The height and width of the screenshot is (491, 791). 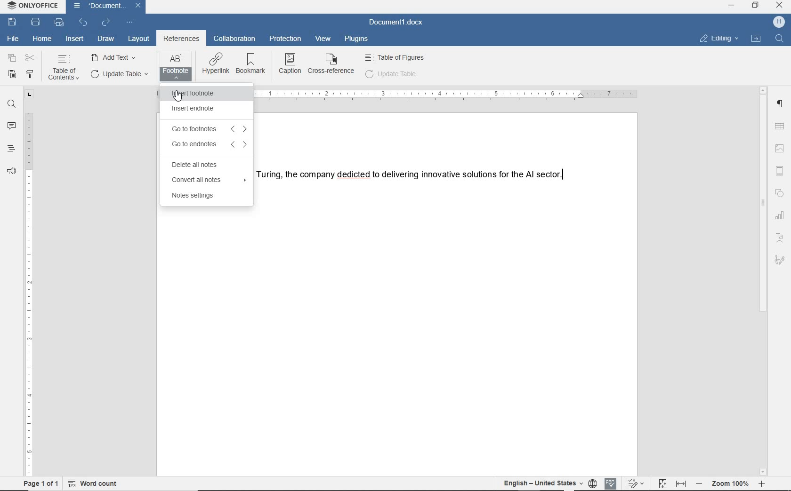 I want to click on go to footnotes, so click(x=207, y=128).